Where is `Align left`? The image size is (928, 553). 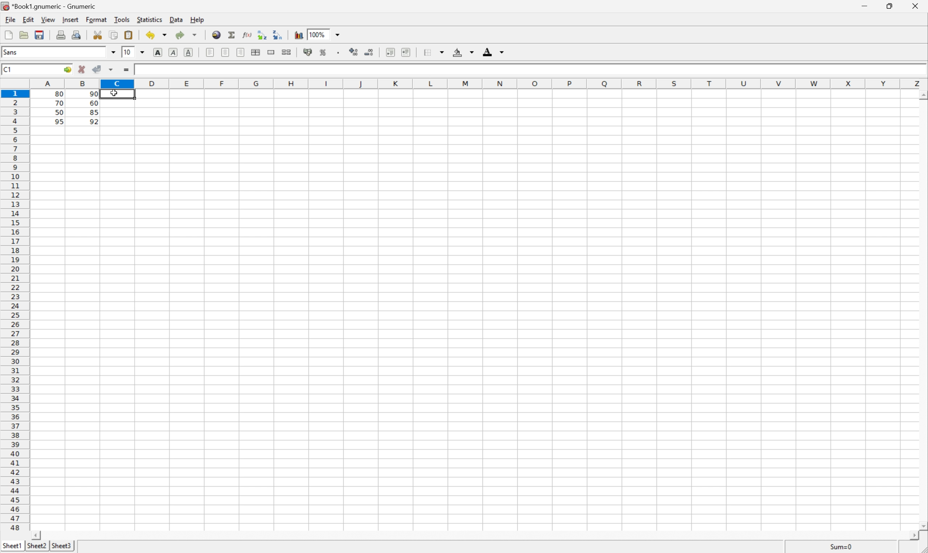 Align left is located at coordinates (242, 52).